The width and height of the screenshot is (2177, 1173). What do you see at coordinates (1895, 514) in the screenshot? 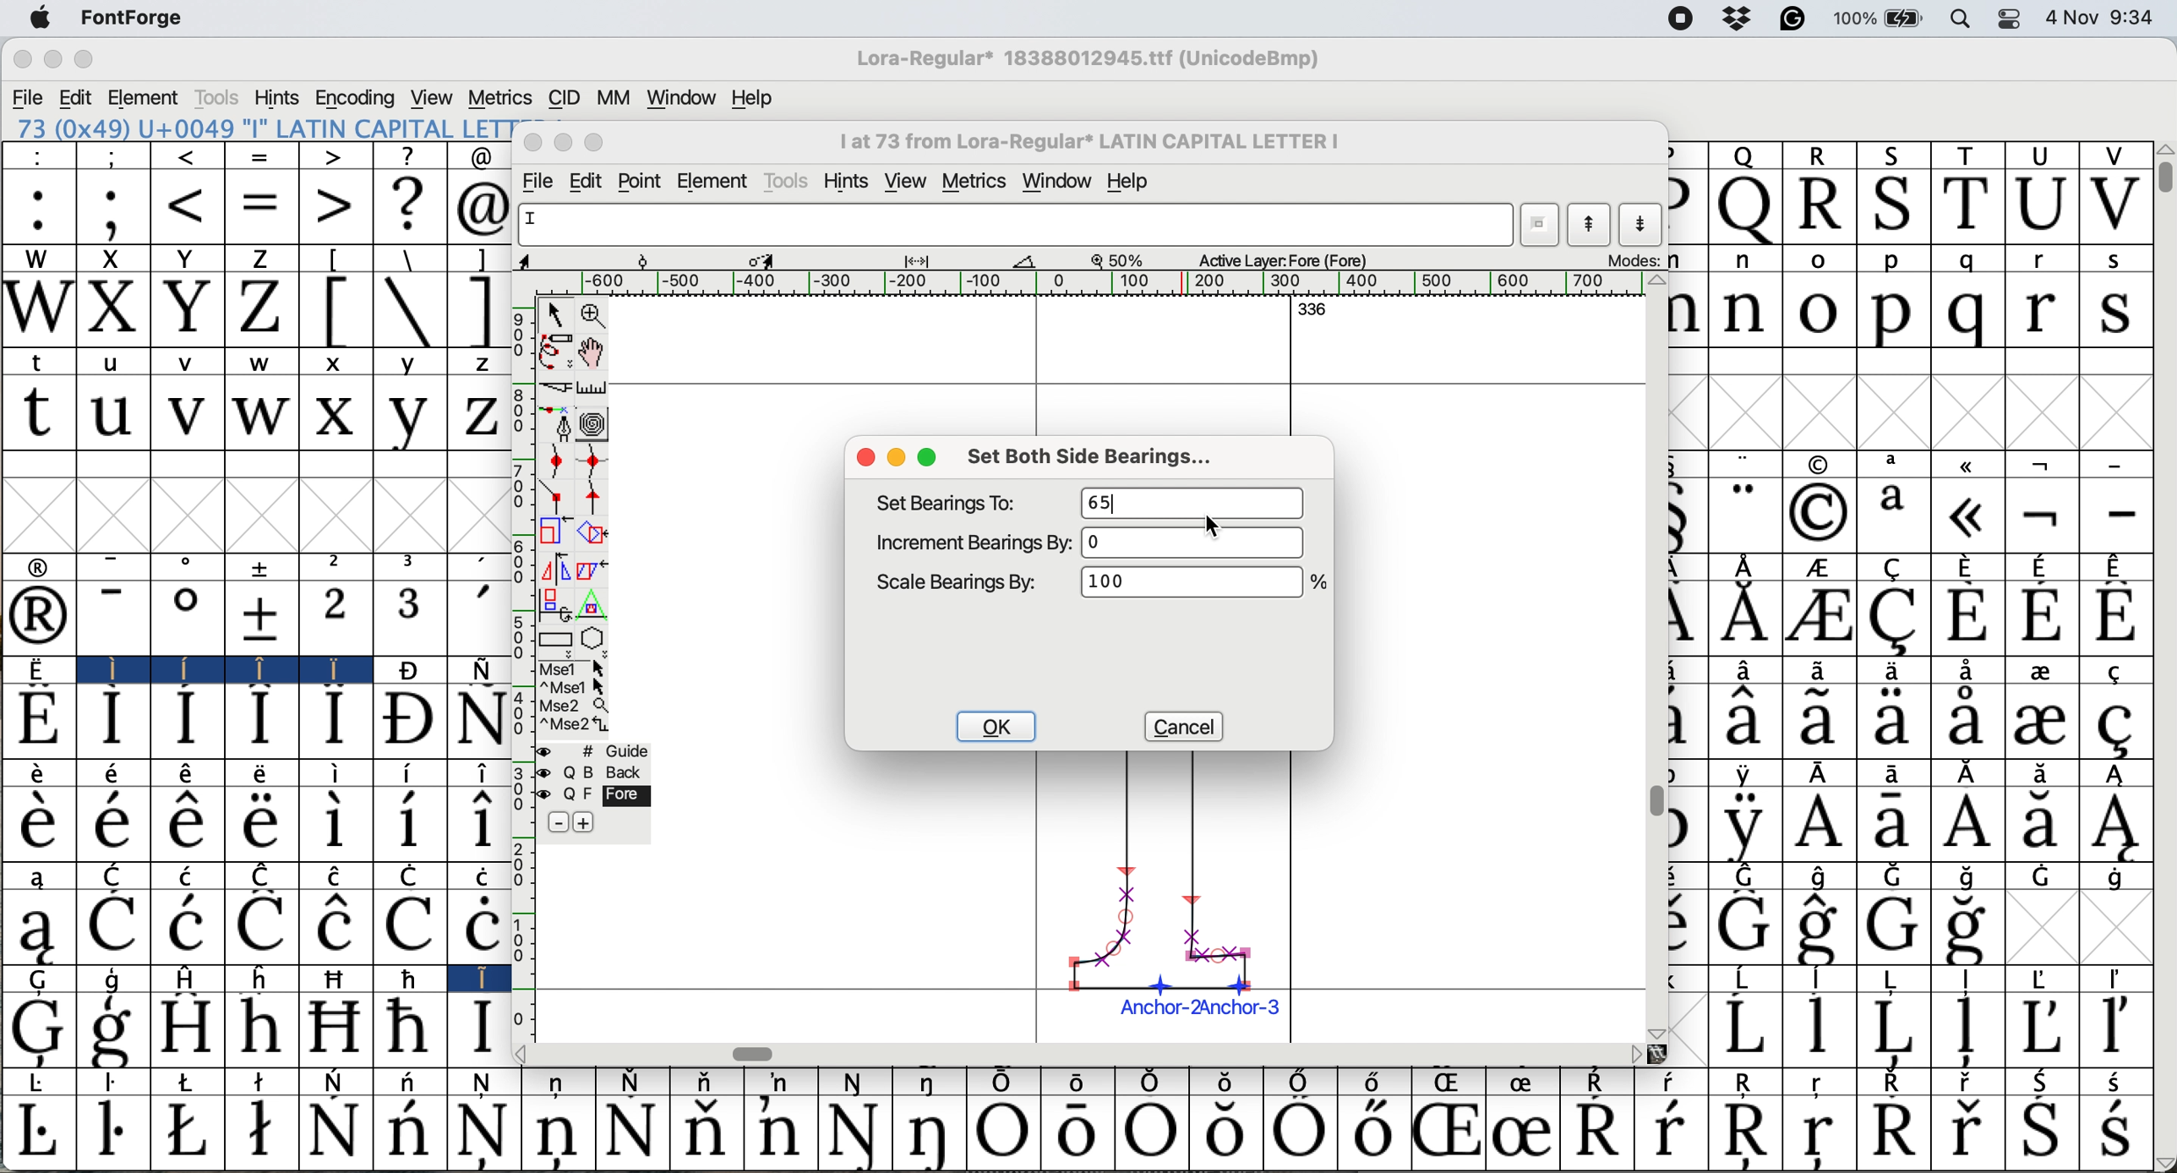
I see `a` at bounding box center [1895, 514].